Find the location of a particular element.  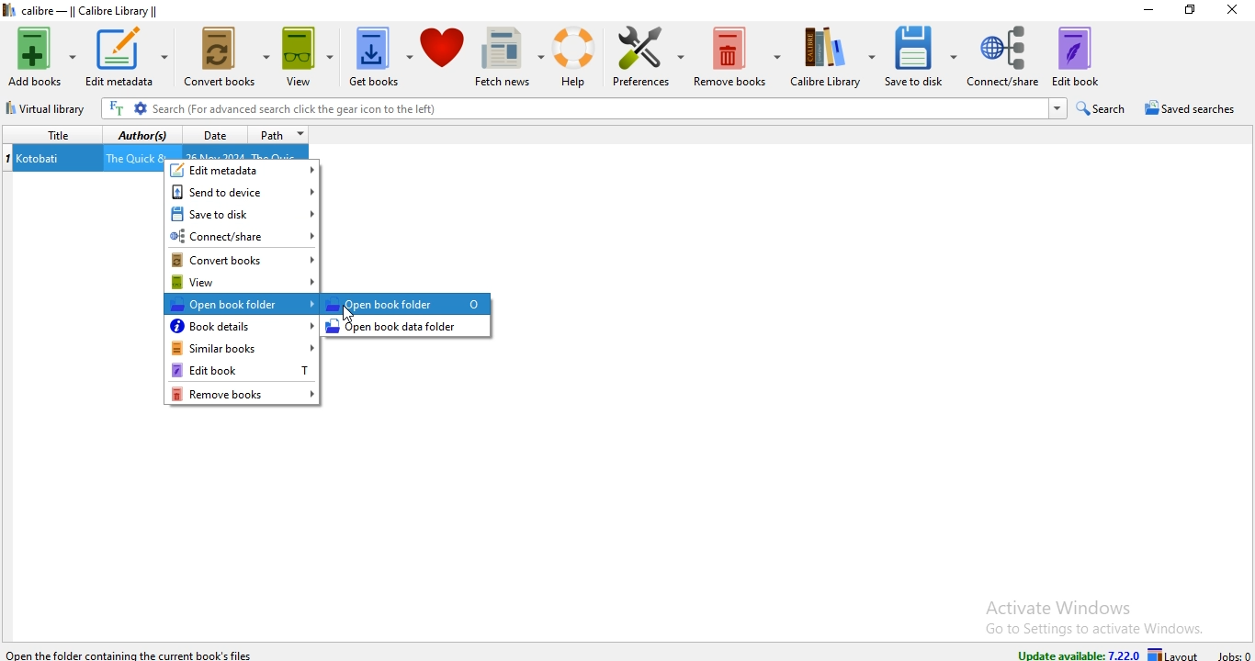

Open the folder containing the current book files. is located at coordinates (137, 654).